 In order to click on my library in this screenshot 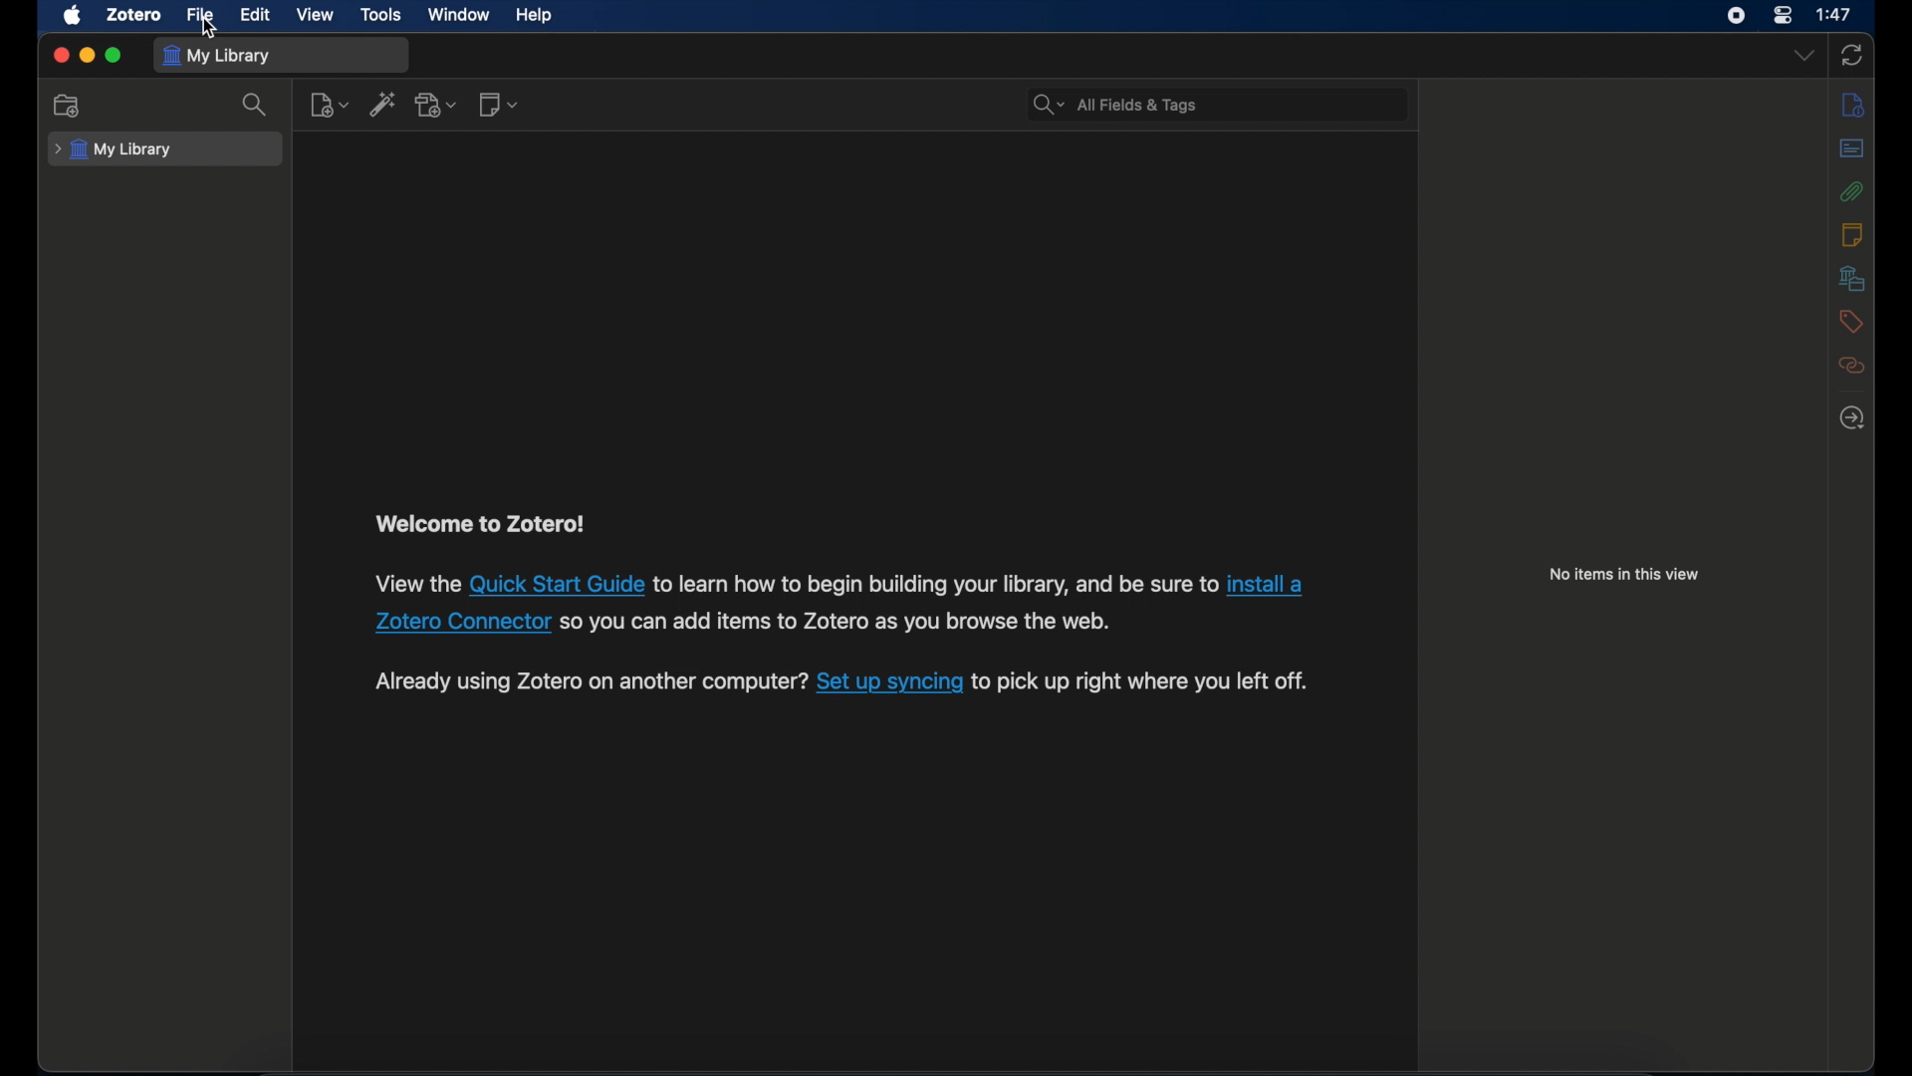, I will do `click(220, 55)`.